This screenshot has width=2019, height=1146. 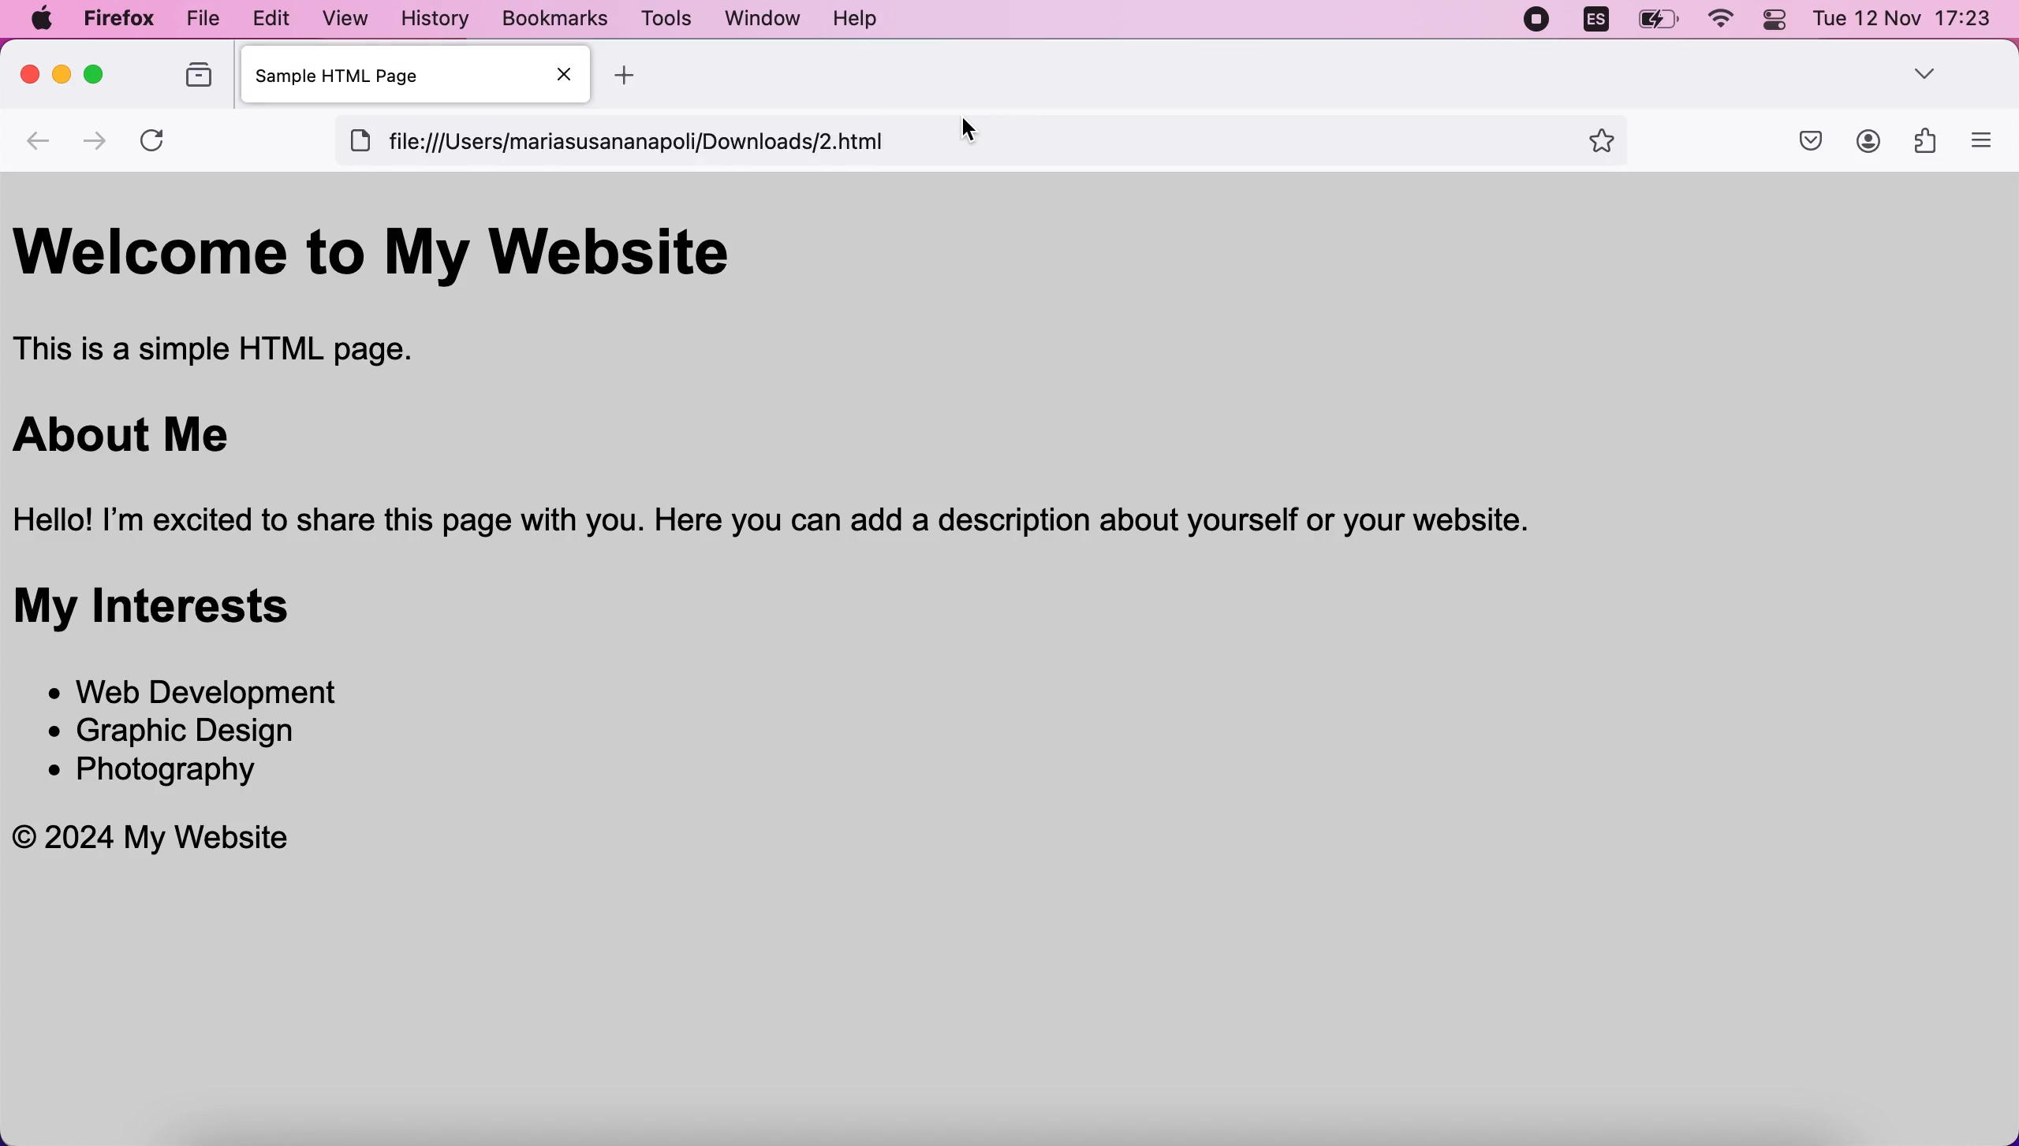 I want to click on maximizw, so click(x=99, y=77).